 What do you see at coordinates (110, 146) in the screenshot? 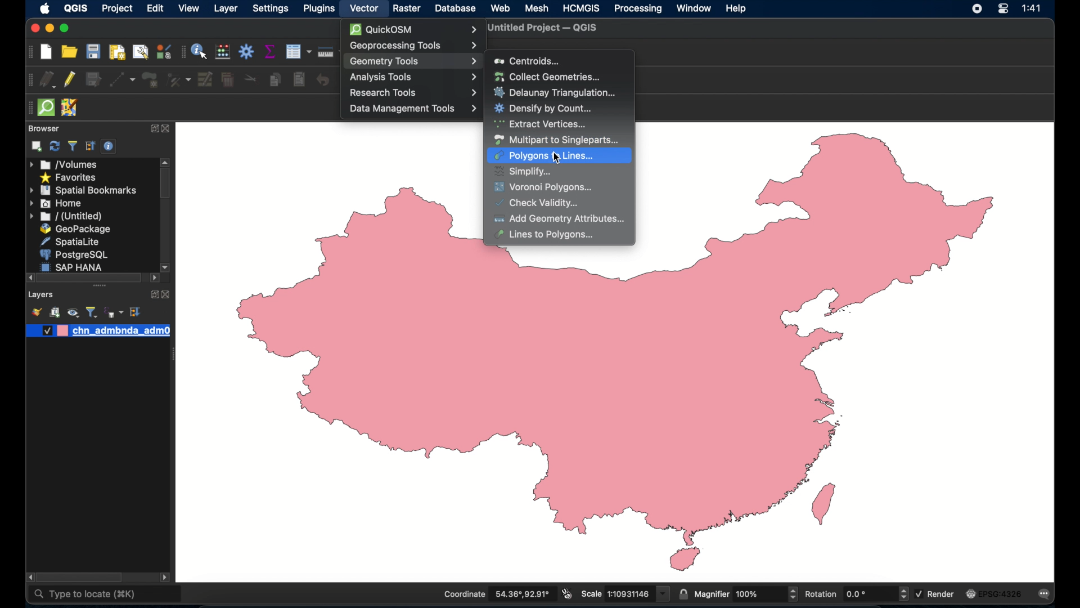
I see `enable/disable properties widget` at bounding box center [110, 146].